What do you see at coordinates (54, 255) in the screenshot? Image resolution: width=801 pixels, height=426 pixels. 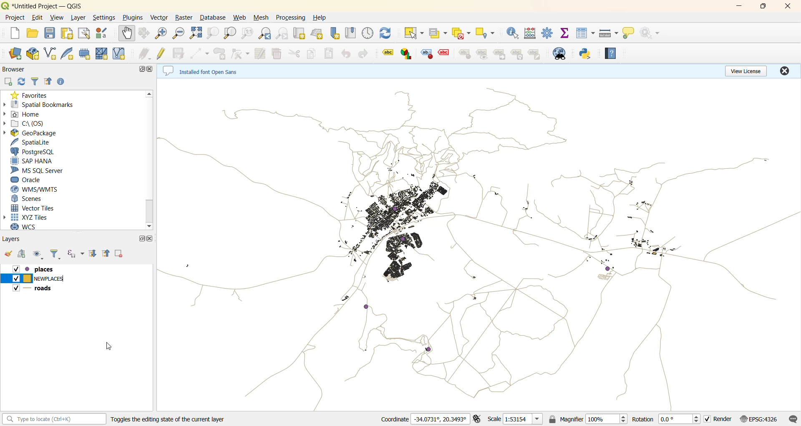 I see `filter` at bounding box center [54, 255].